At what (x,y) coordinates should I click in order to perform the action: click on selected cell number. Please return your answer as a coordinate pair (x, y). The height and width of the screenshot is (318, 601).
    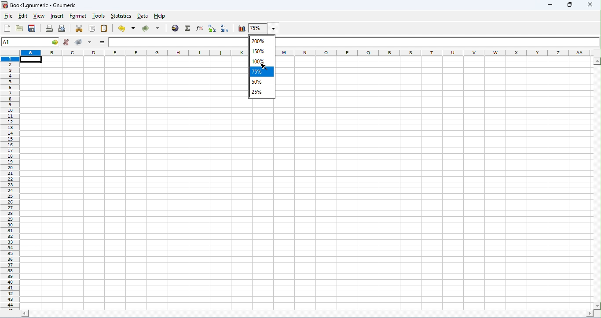
    Looking at the image, I should click on (24, 42).